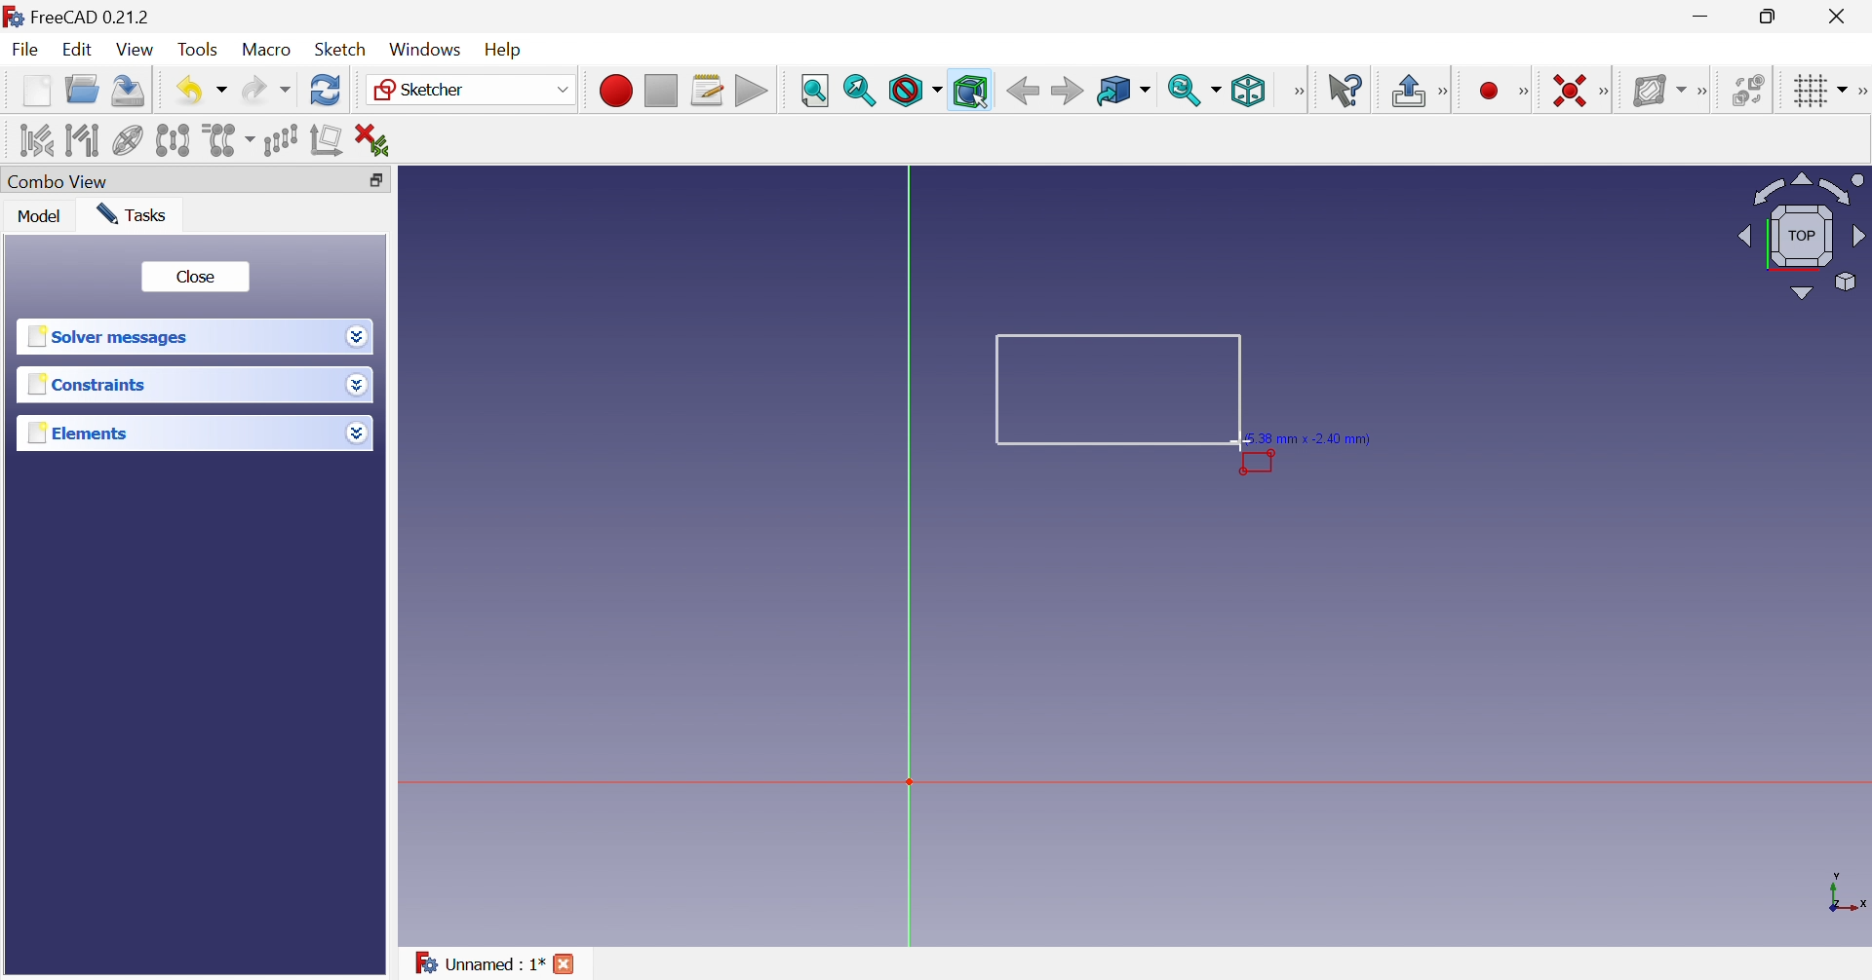 The height and width of the screenshot is (980, 1872). Describe the element at coordinates (1118, 387) in the screenshot. I see `Rectangle` at that location.